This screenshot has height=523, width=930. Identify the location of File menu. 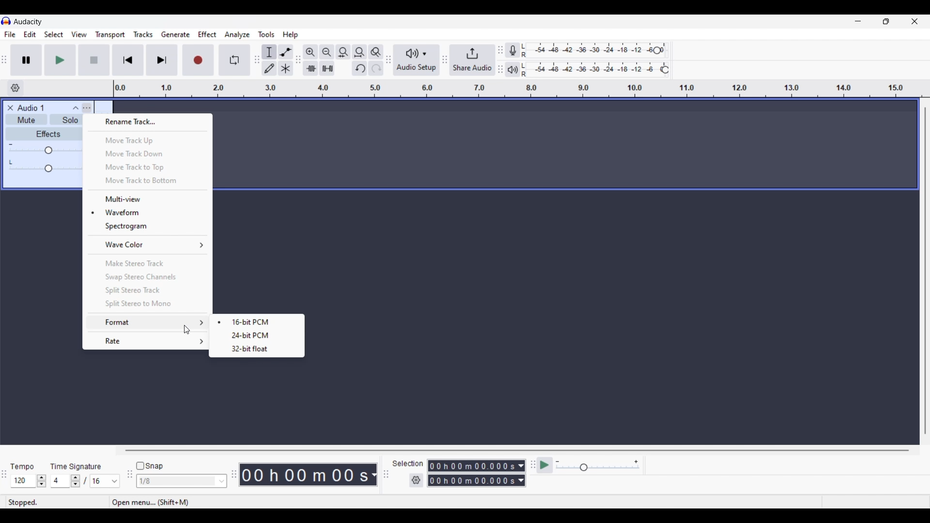
(10, 34).